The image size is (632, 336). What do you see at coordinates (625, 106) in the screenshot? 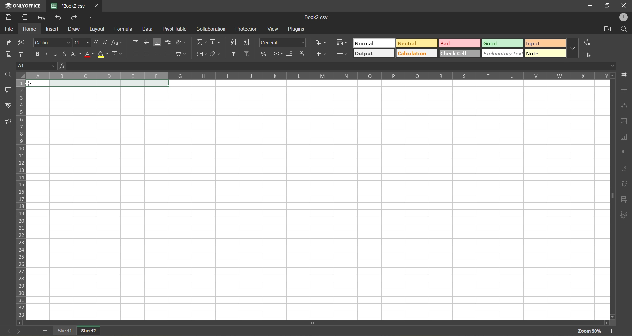
I see `shapes` at bounding box center [625, 106].